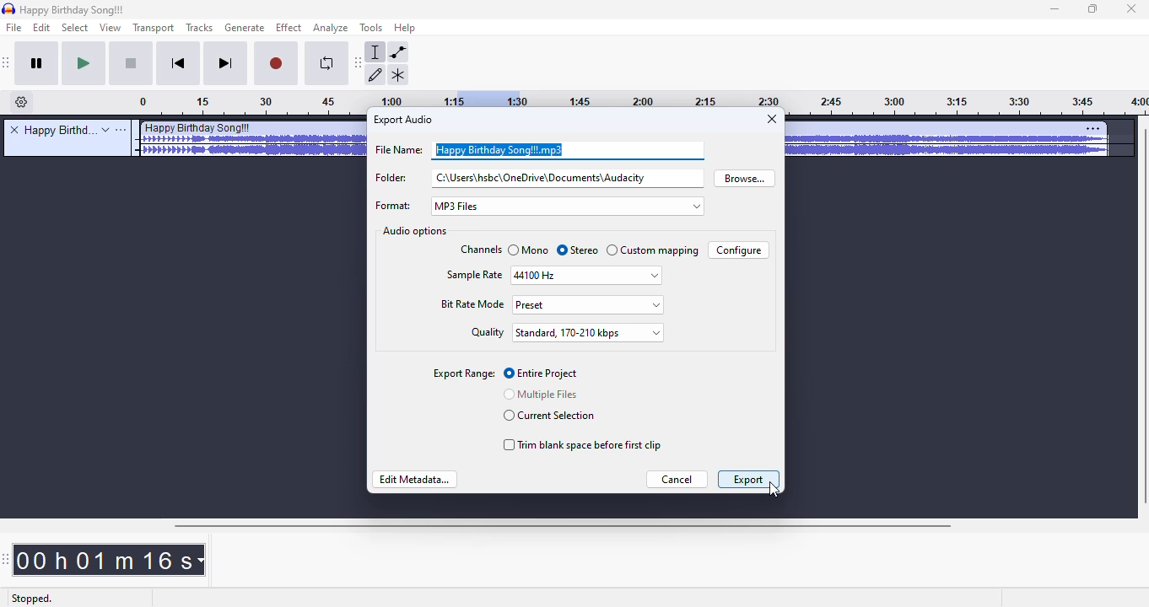  Describe the element at coordinates (226, 64) in the screenshot. I see `skip to end` at that location.